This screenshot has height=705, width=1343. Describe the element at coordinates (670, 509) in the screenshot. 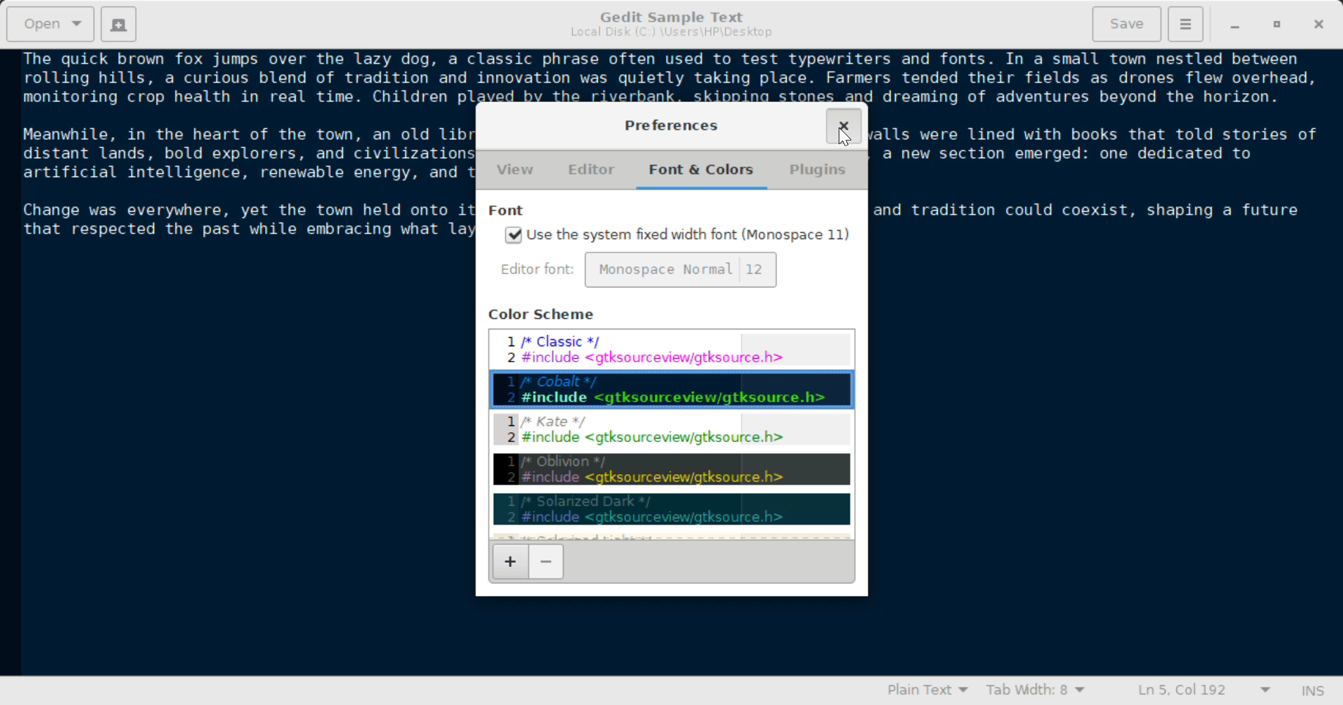

I see `Solarized Dark` at that location.